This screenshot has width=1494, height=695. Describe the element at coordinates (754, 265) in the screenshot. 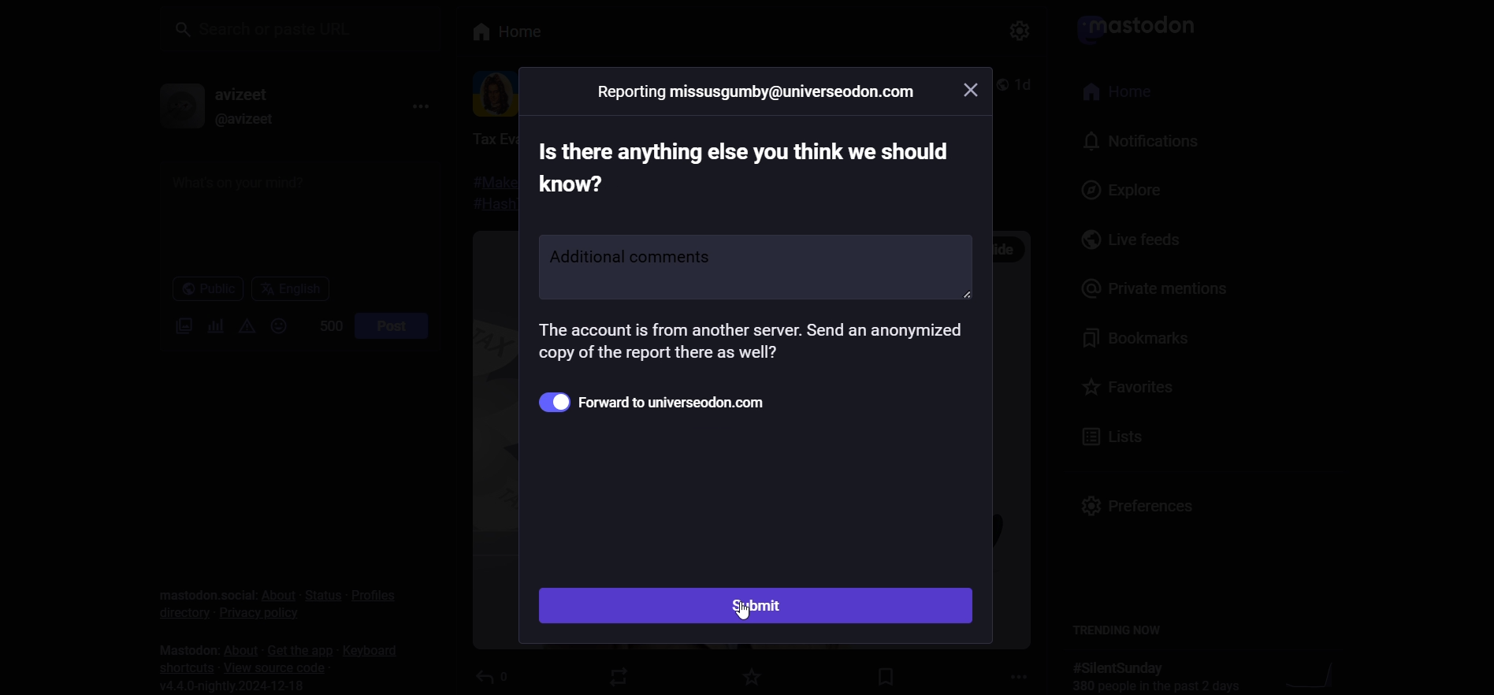

I see `comment` at that location.